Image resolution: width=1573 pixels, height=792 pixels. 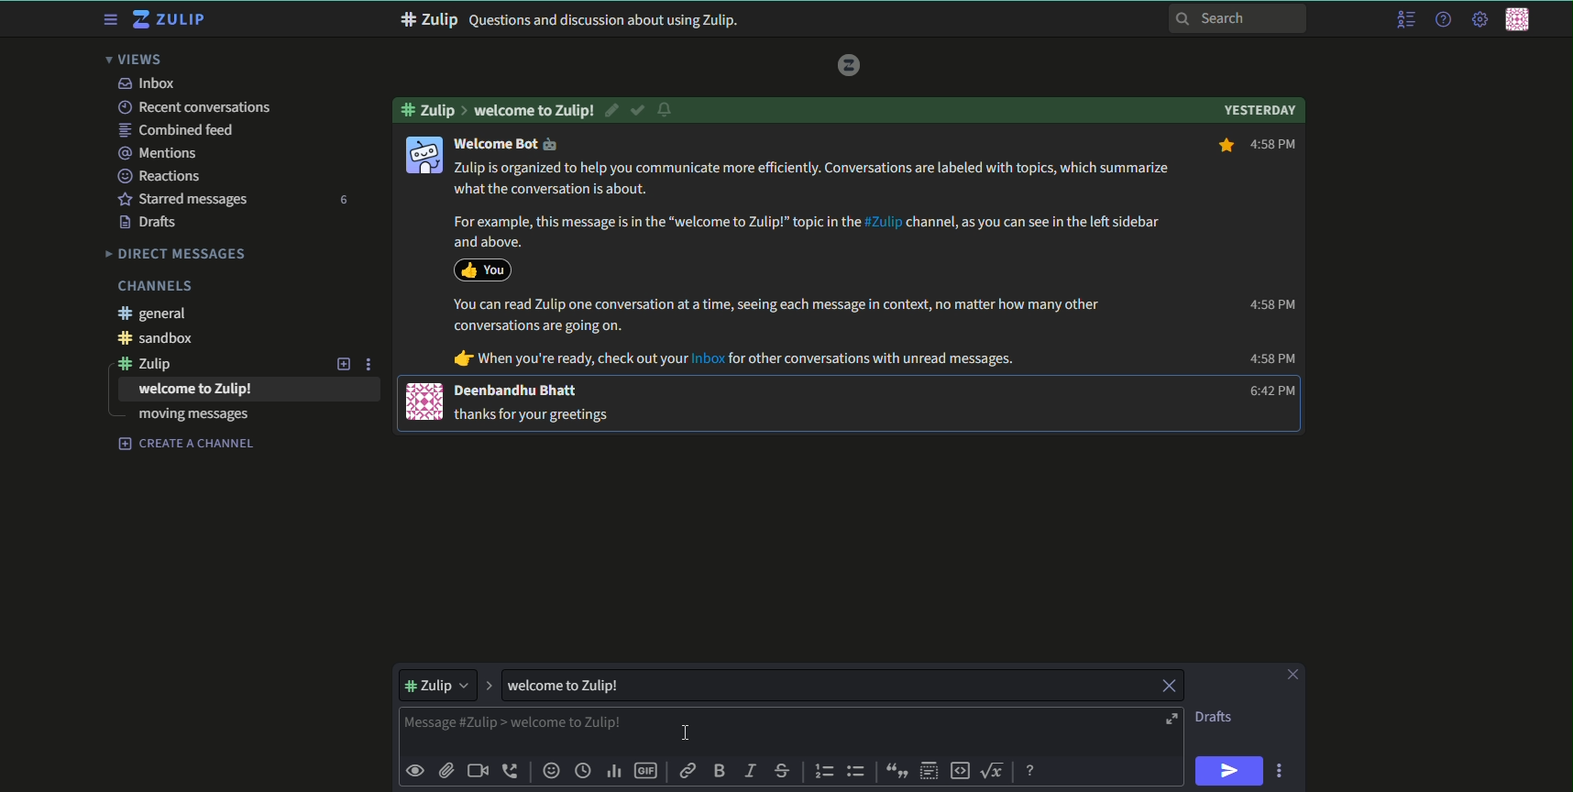 What do you see at coordinates (187, 444) in the screenshot?
I see `create a channel` at bounding box center [187, 444].